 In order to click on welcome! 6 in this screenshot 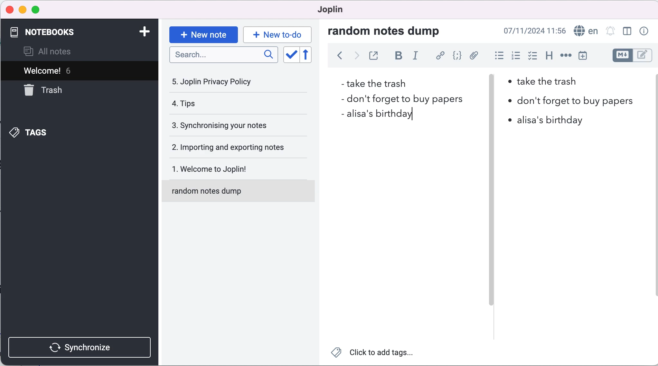, I will do `click(62, 70)`.